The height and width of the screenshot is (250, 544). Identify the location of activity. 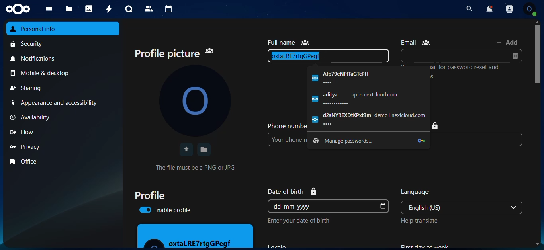
(107, 8).